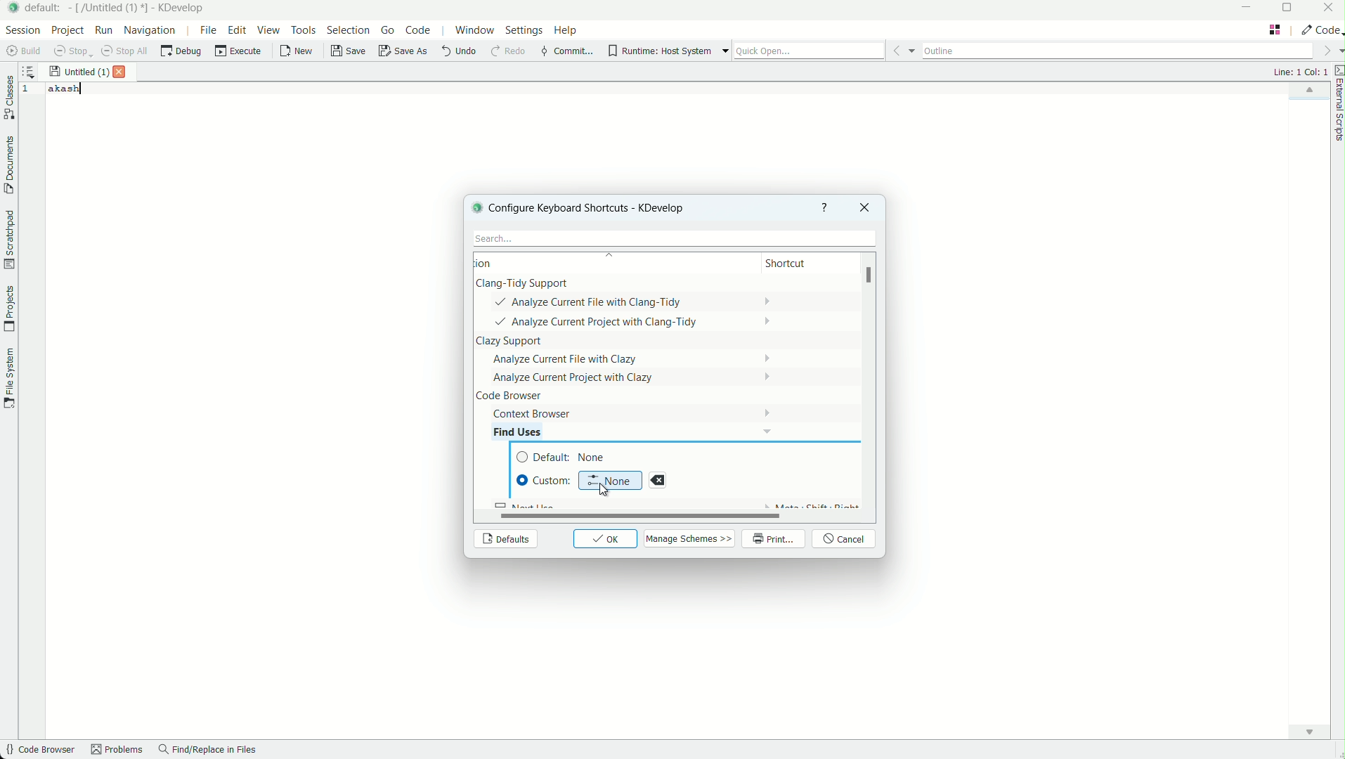 The image size is (1345, 759). I want to click on session menu, so click(21, 30).